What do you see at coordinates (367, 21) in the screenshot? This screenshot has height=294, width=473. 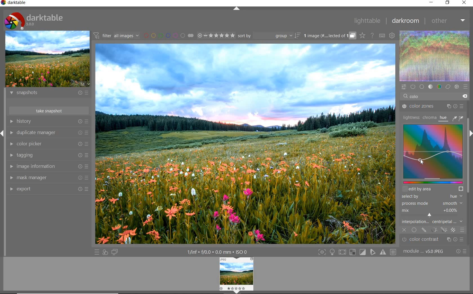 I see `lighttable` at bounding box center [367, 21].